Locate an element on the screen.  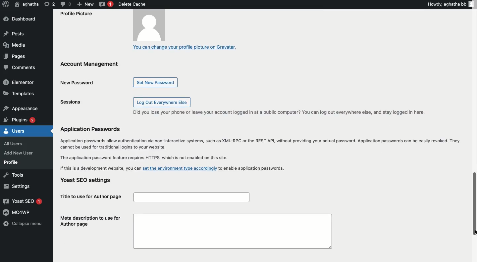
Meta description to use for author page is located at coordinates (193, 231).